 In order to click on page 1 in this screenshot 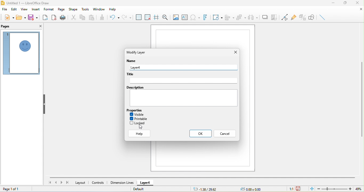, I will do `click(21, 53)`.